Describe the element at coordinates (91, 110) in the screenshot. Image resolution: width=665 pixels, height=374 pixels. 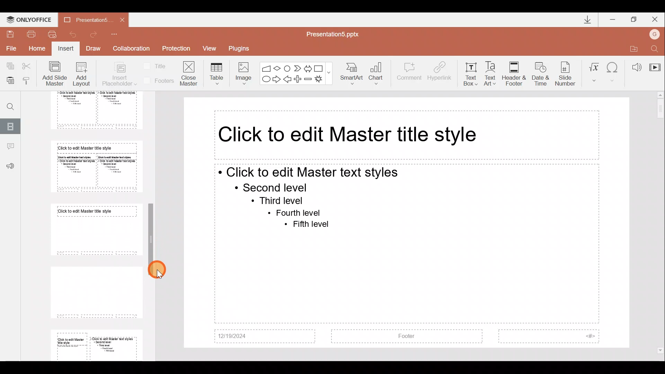
I see `Slide 5` at that location.